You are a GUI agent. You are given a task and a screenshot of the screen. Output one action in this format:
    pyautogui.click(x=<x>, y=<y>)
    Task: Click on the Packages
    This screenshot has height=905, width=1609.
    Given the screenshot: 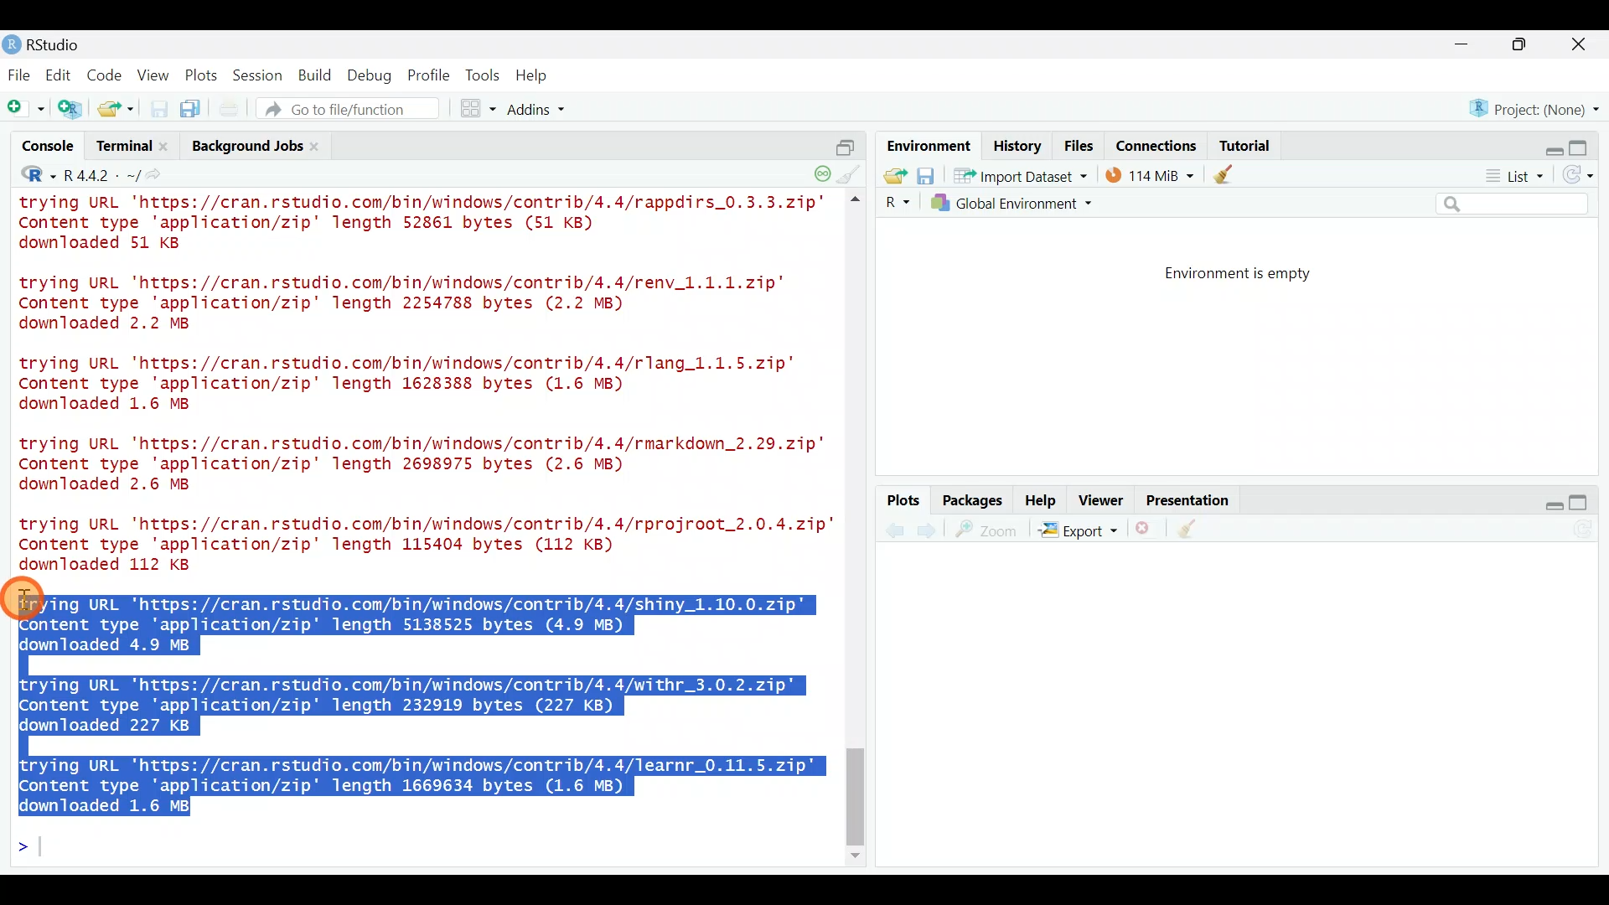 What is the action you would take?
    pyautogui.click(x=971, y=499)
    